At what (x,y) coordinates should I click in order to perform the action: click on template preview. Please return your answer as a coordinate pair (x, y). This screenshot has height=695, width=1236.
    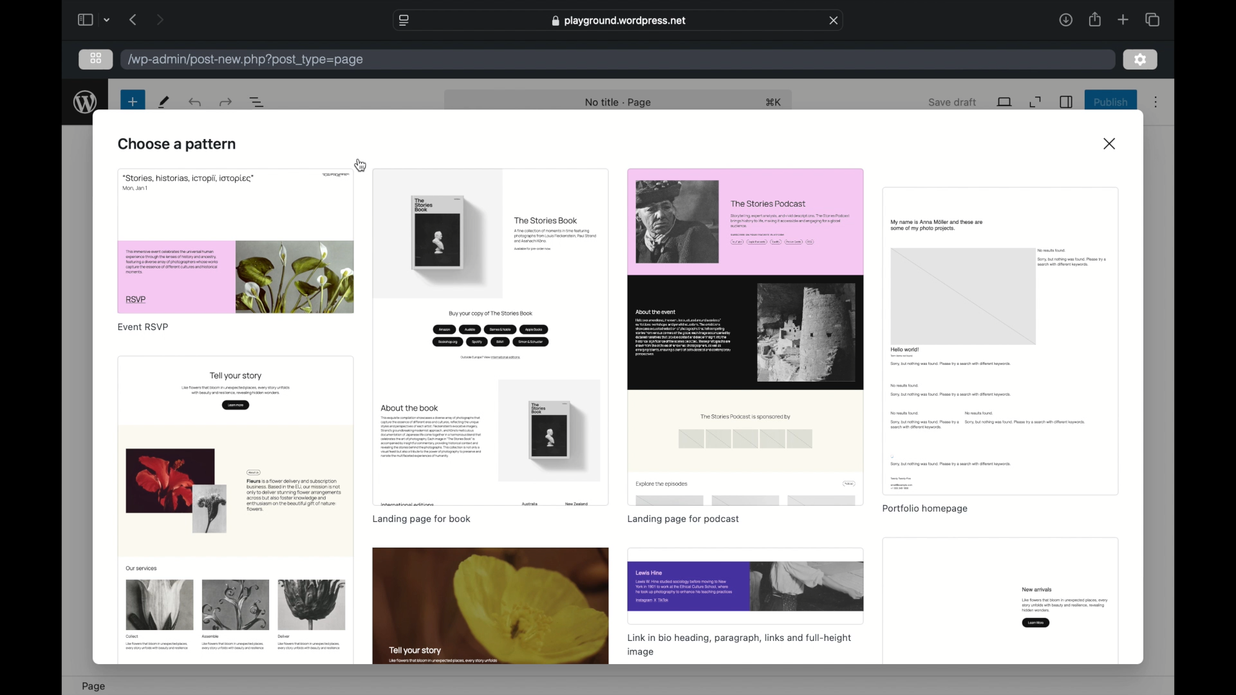
    Looking at the image, I should click on (491, 337).